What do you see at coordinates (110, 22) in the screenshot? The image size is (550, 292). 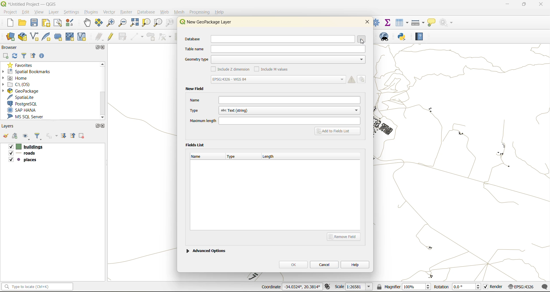 I see `zoom in` at bounding box center [110, 22].